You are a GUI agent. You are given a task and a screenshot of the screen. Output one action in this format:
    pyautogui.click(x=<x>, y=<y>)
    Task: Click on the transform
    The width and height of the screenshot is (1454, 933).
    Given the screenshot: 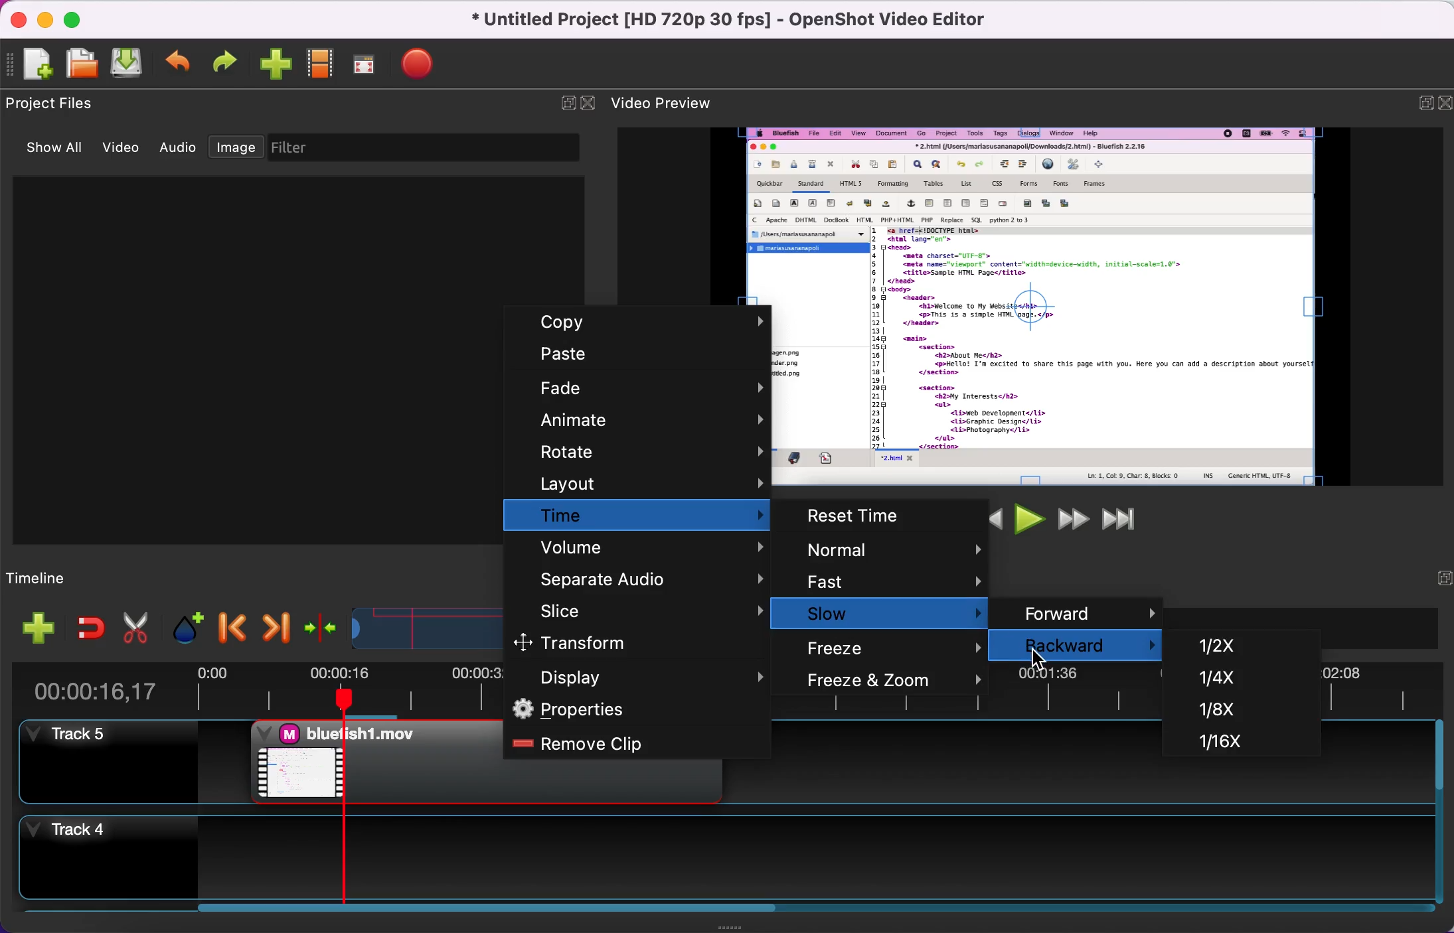 What is the action you would take?
    pyautogui.click(x=624, y=642)
    